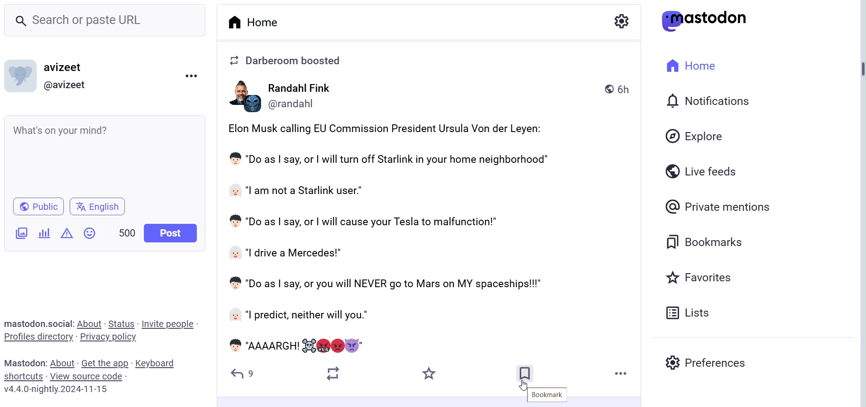 The height and width of the screenshot is (407, 866). I want to click on Boost, so click(335, 374).